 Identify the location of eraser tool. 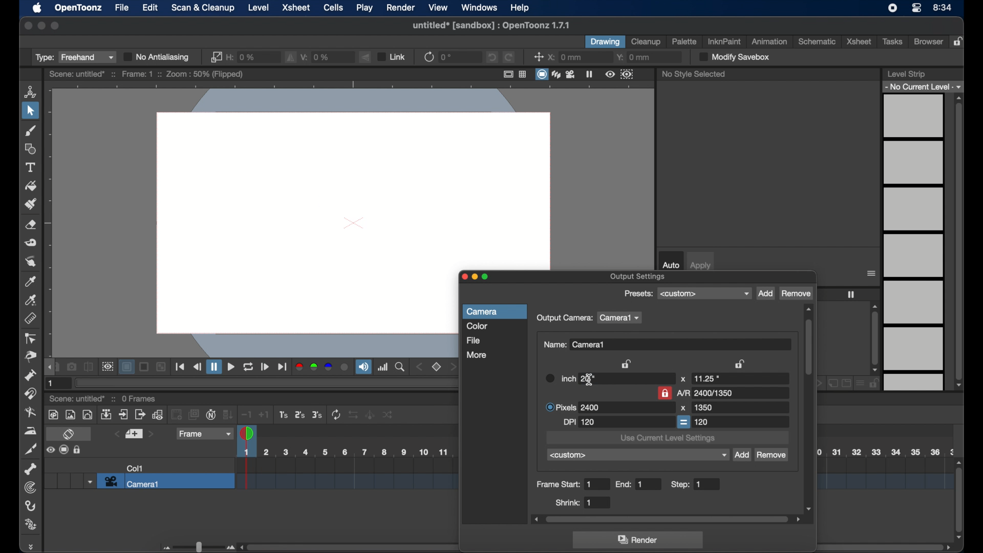
(32, 225).